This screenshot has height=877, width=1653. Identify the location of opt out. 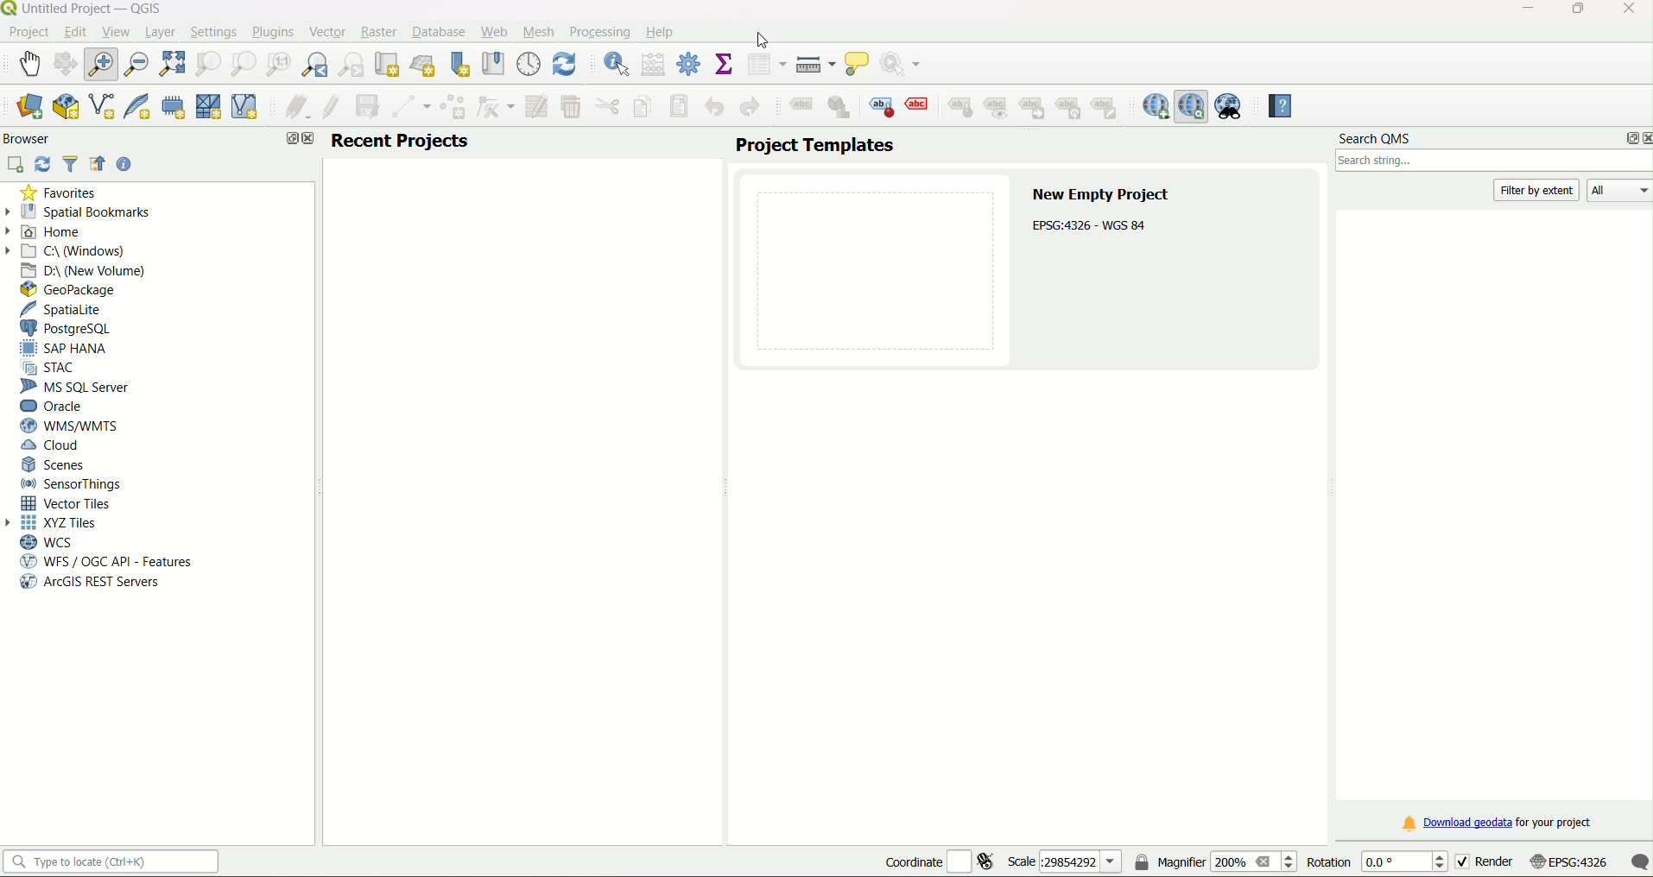
(288, 139).